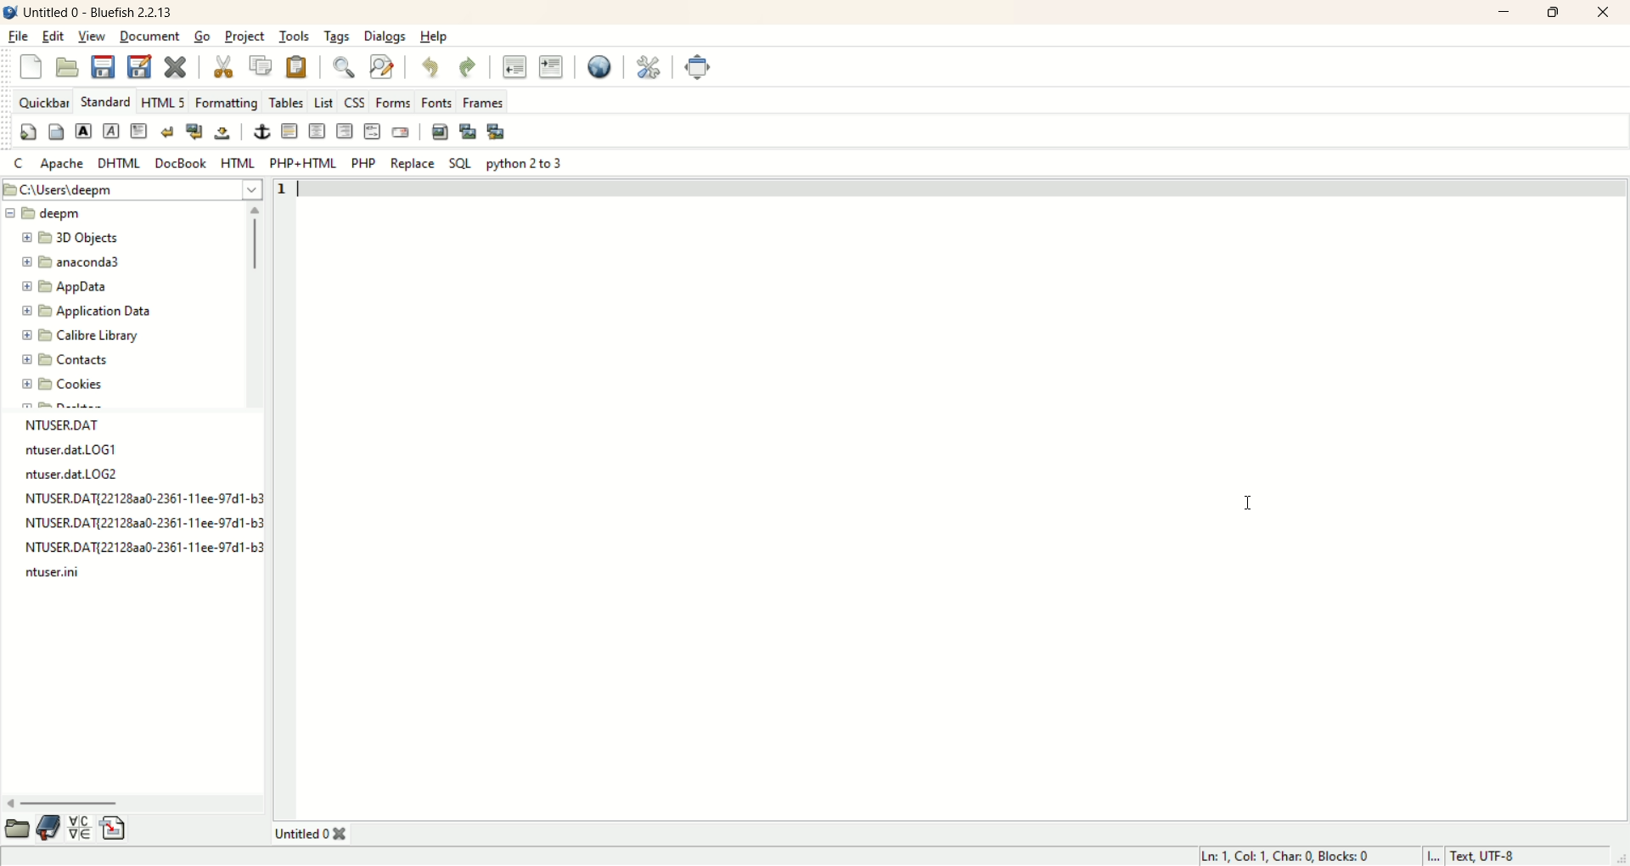 The height and width of the screenshot is (866, 1630). I want to click on save current file, so click(100, 65).